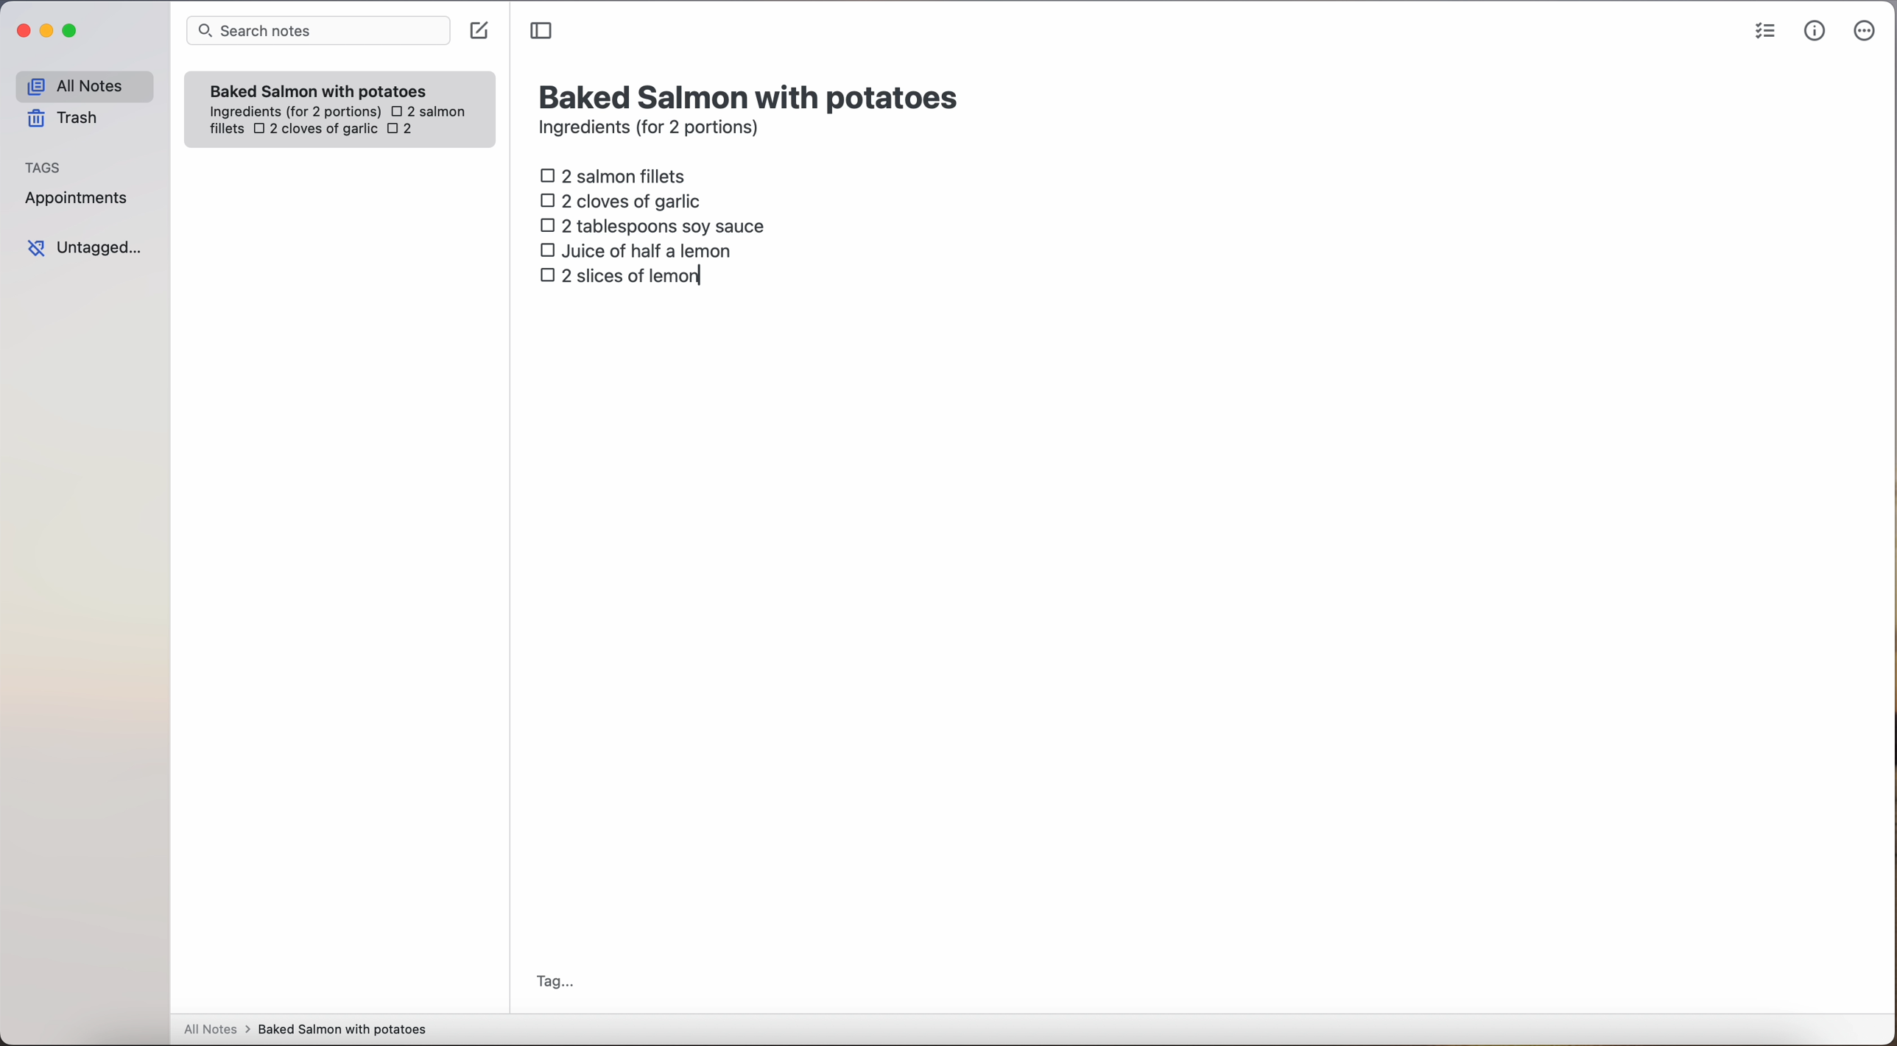  I want to click on 2 salmon, so click(426, 109).